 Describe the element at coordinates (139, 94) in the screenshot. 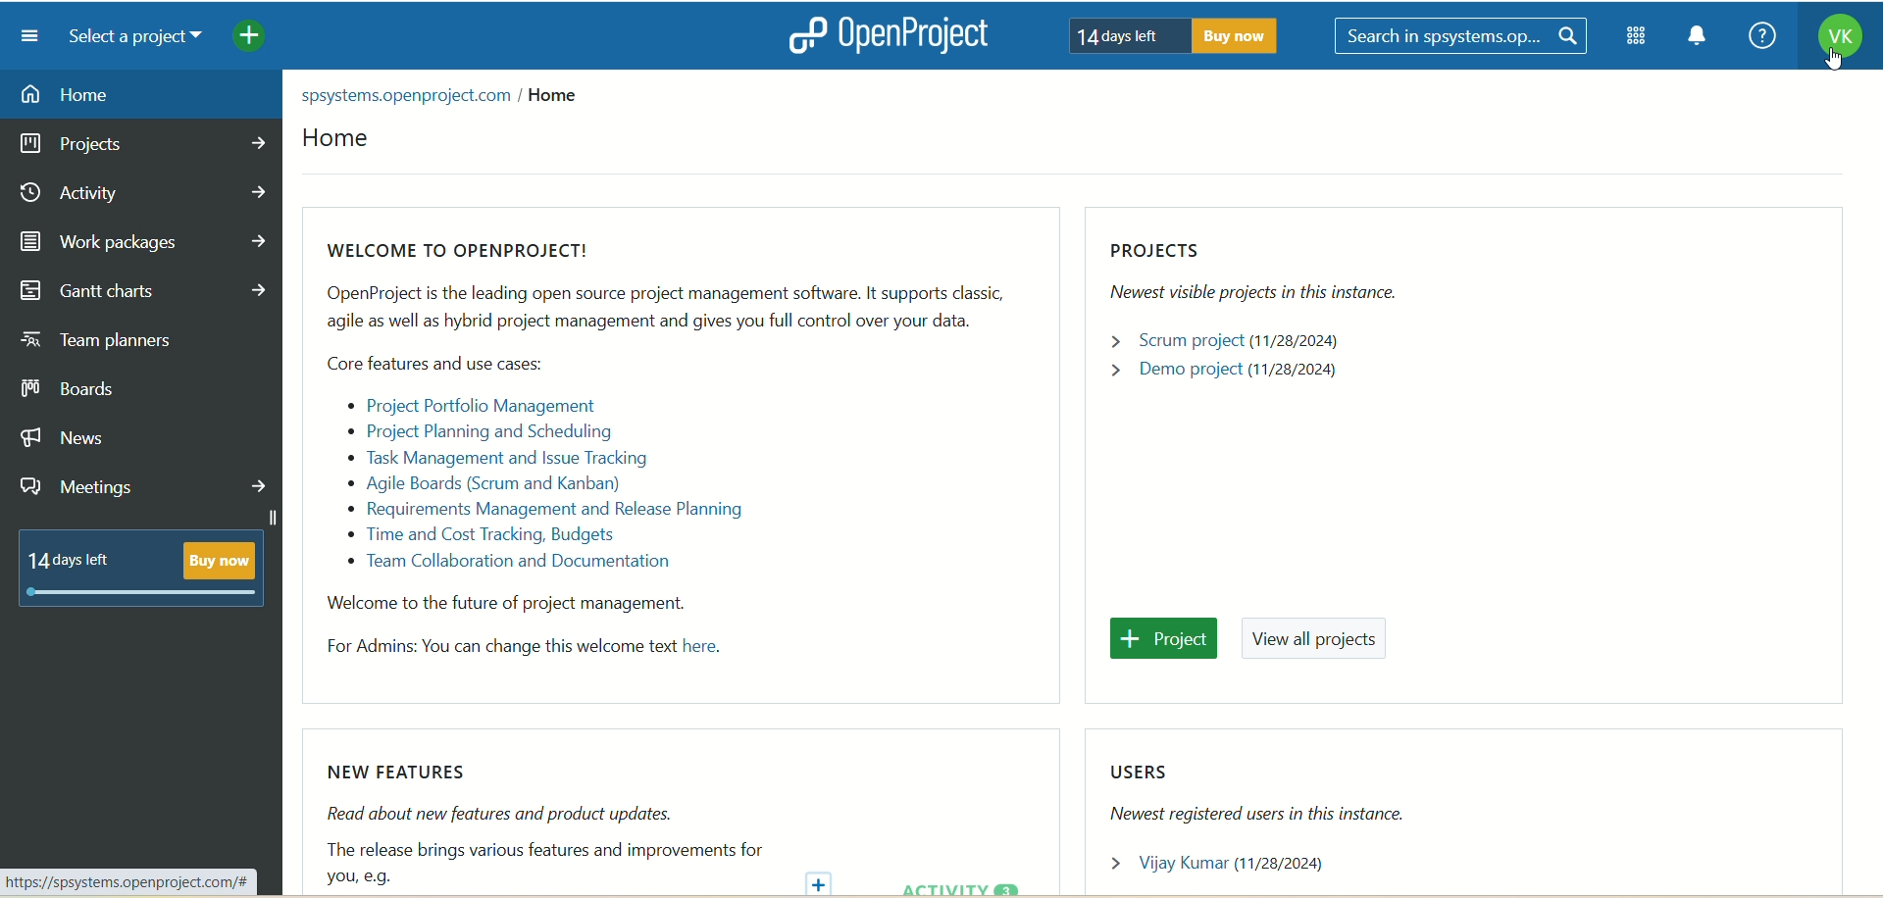

I see `home` at that location.